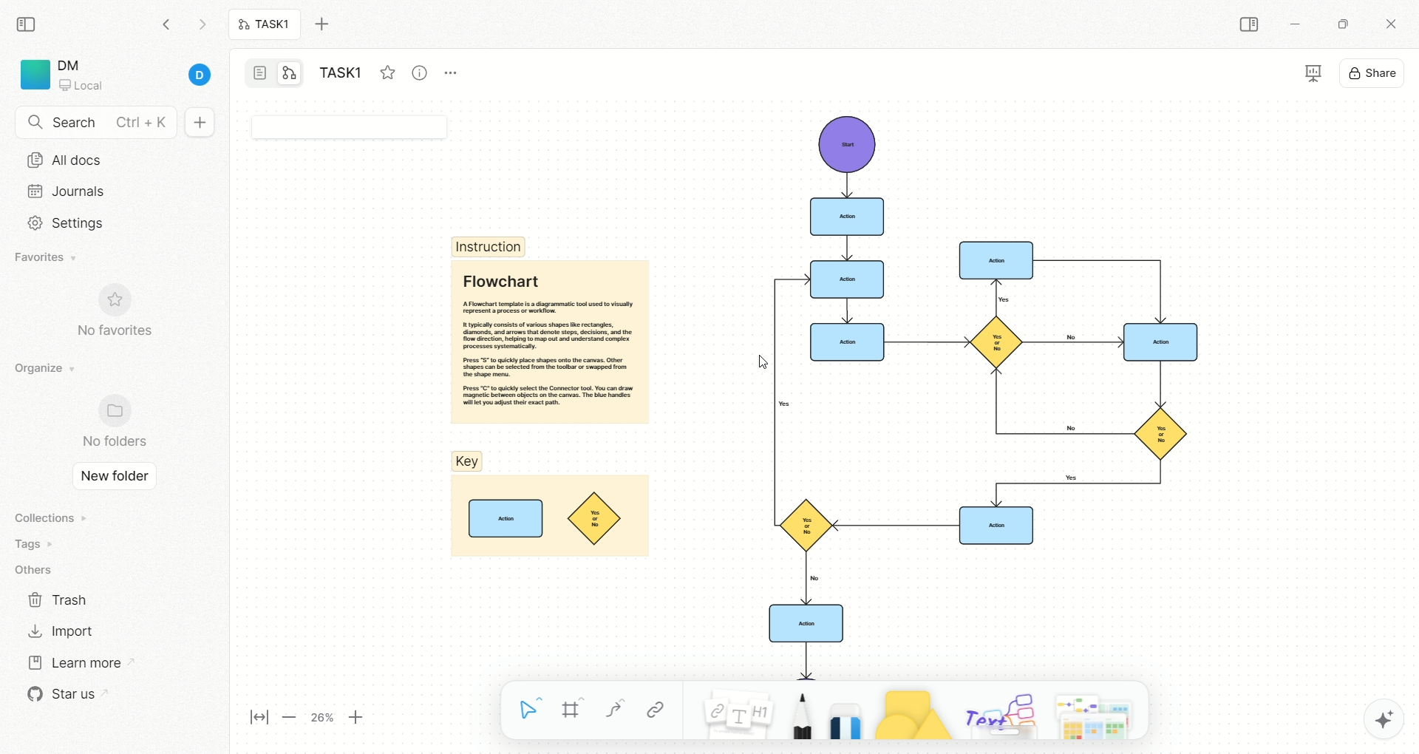 The image size is (1419, 754). Describe the element at coordinates (1394, 26) in the screenshot. I see `close` at that location.